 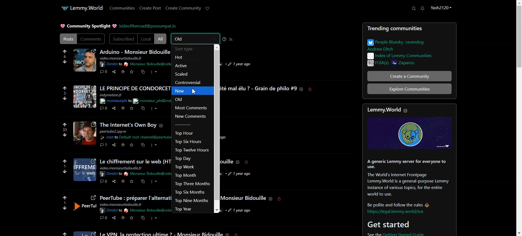 What do you see at coordinates (124, 145) in the screenshot?
I see `` at bounding box center [124, 145].